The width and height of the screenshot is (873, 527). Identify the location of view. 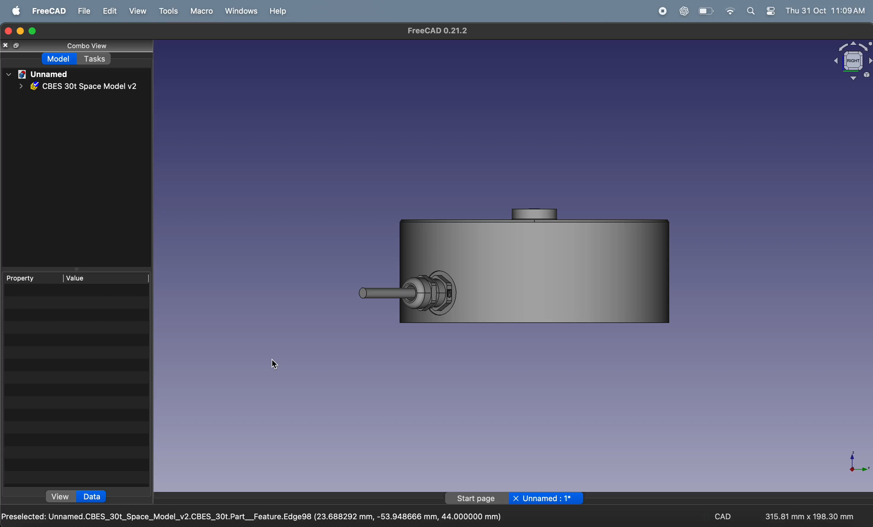
(140, 11).